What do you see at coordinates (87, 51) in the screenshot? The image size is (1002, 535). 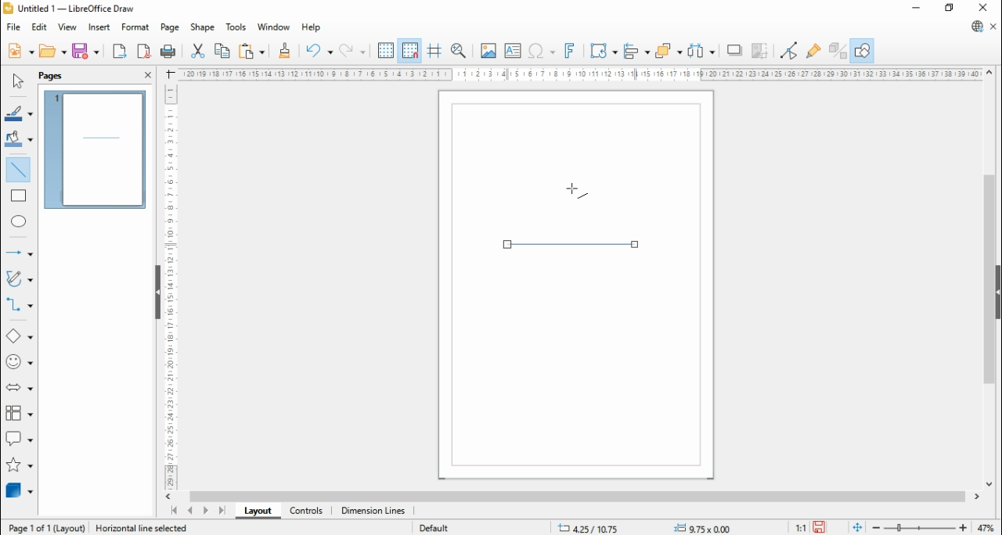 I see `save` at bounding box center [87, 51].